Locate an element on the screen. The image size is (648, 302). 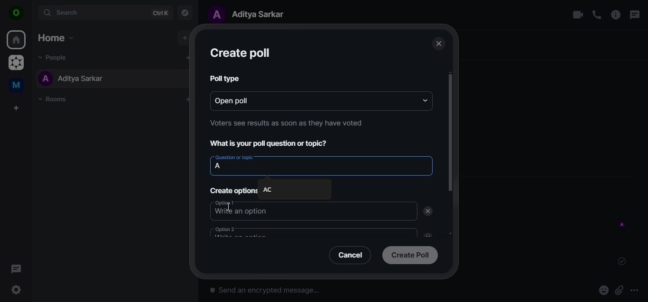
graoheneos is located at coordinates (16, 63).